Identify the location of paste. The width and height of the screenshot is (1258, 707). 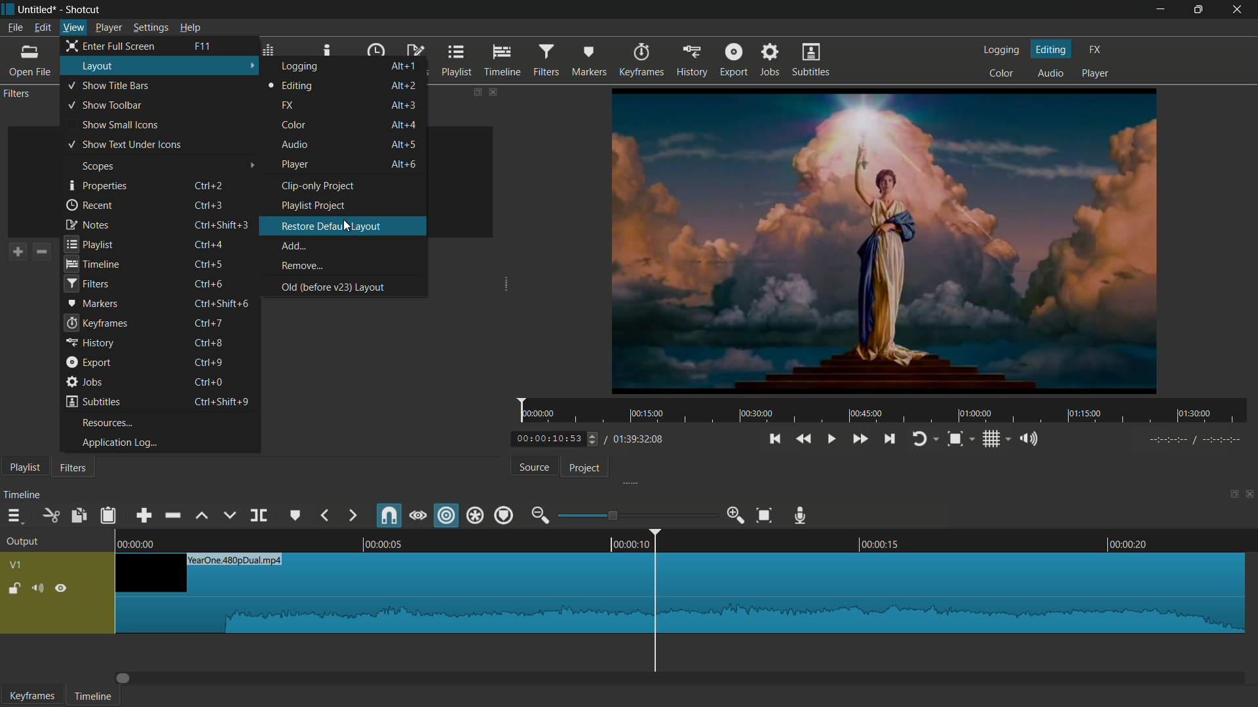
(107, 515).